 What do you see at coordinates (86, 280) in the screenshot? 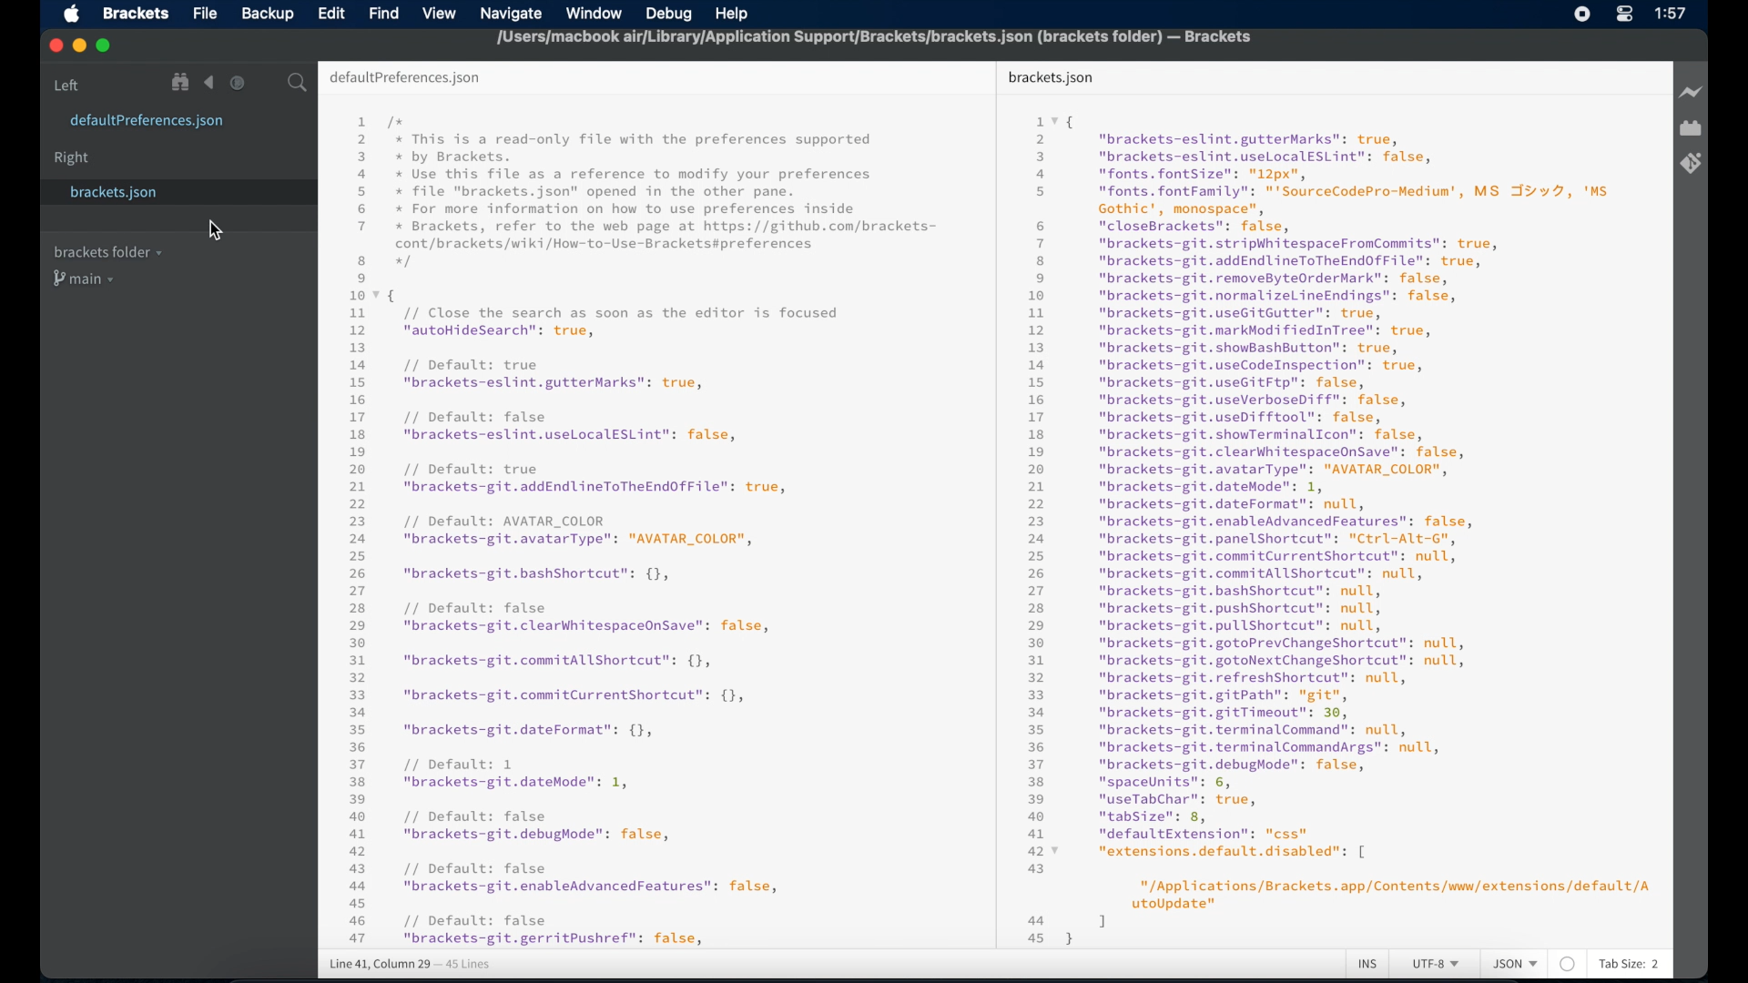
I see `main` at bounding box center [86, 280].